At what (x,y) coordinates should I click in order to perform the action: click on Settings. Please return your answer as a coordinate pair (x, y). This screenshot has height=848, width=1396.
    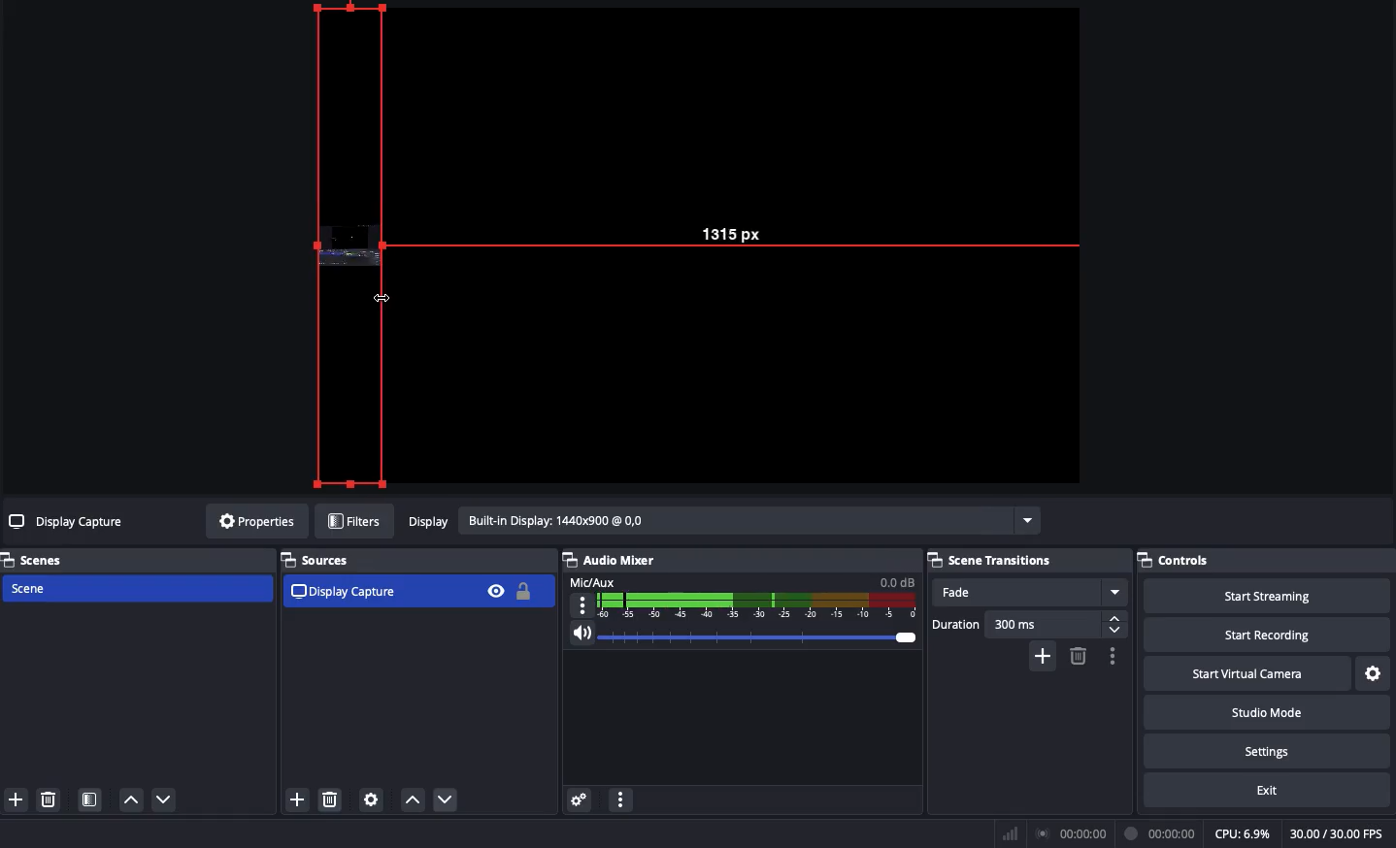
    Looking at the image, I should click on (1265, 748).